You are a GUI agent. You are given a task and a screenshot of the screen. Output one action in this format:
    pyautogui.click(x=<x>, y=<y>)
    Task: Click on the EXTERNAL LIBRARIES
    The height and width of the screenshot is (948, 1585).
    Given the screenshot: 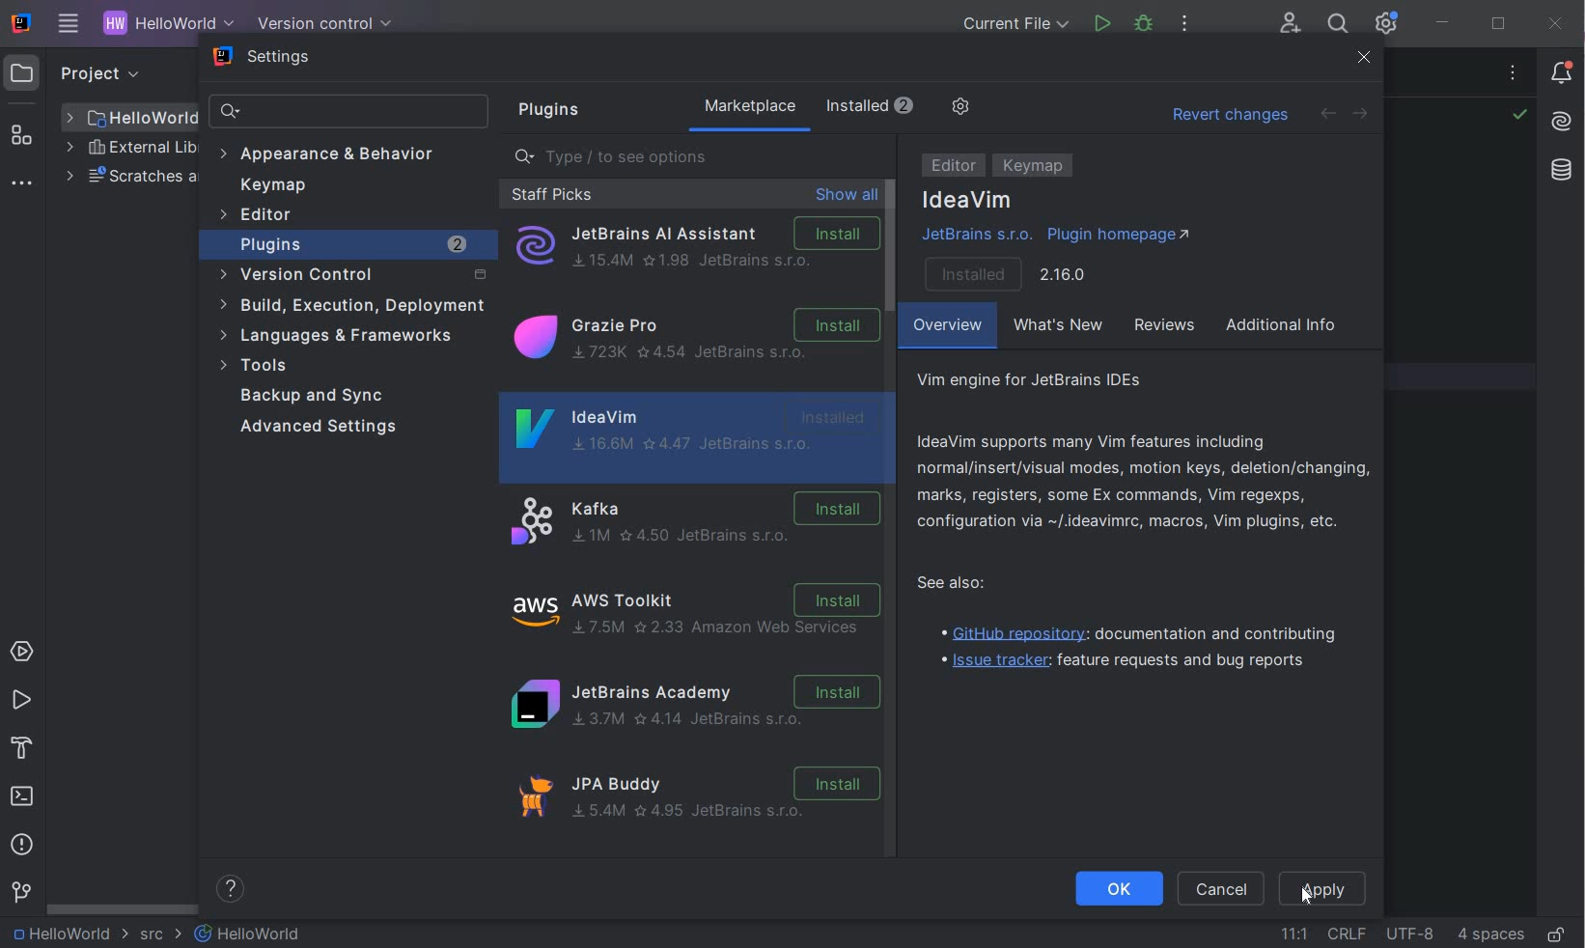 What is the action you would take?
    pyautogui.click(x=131, y=150)
    